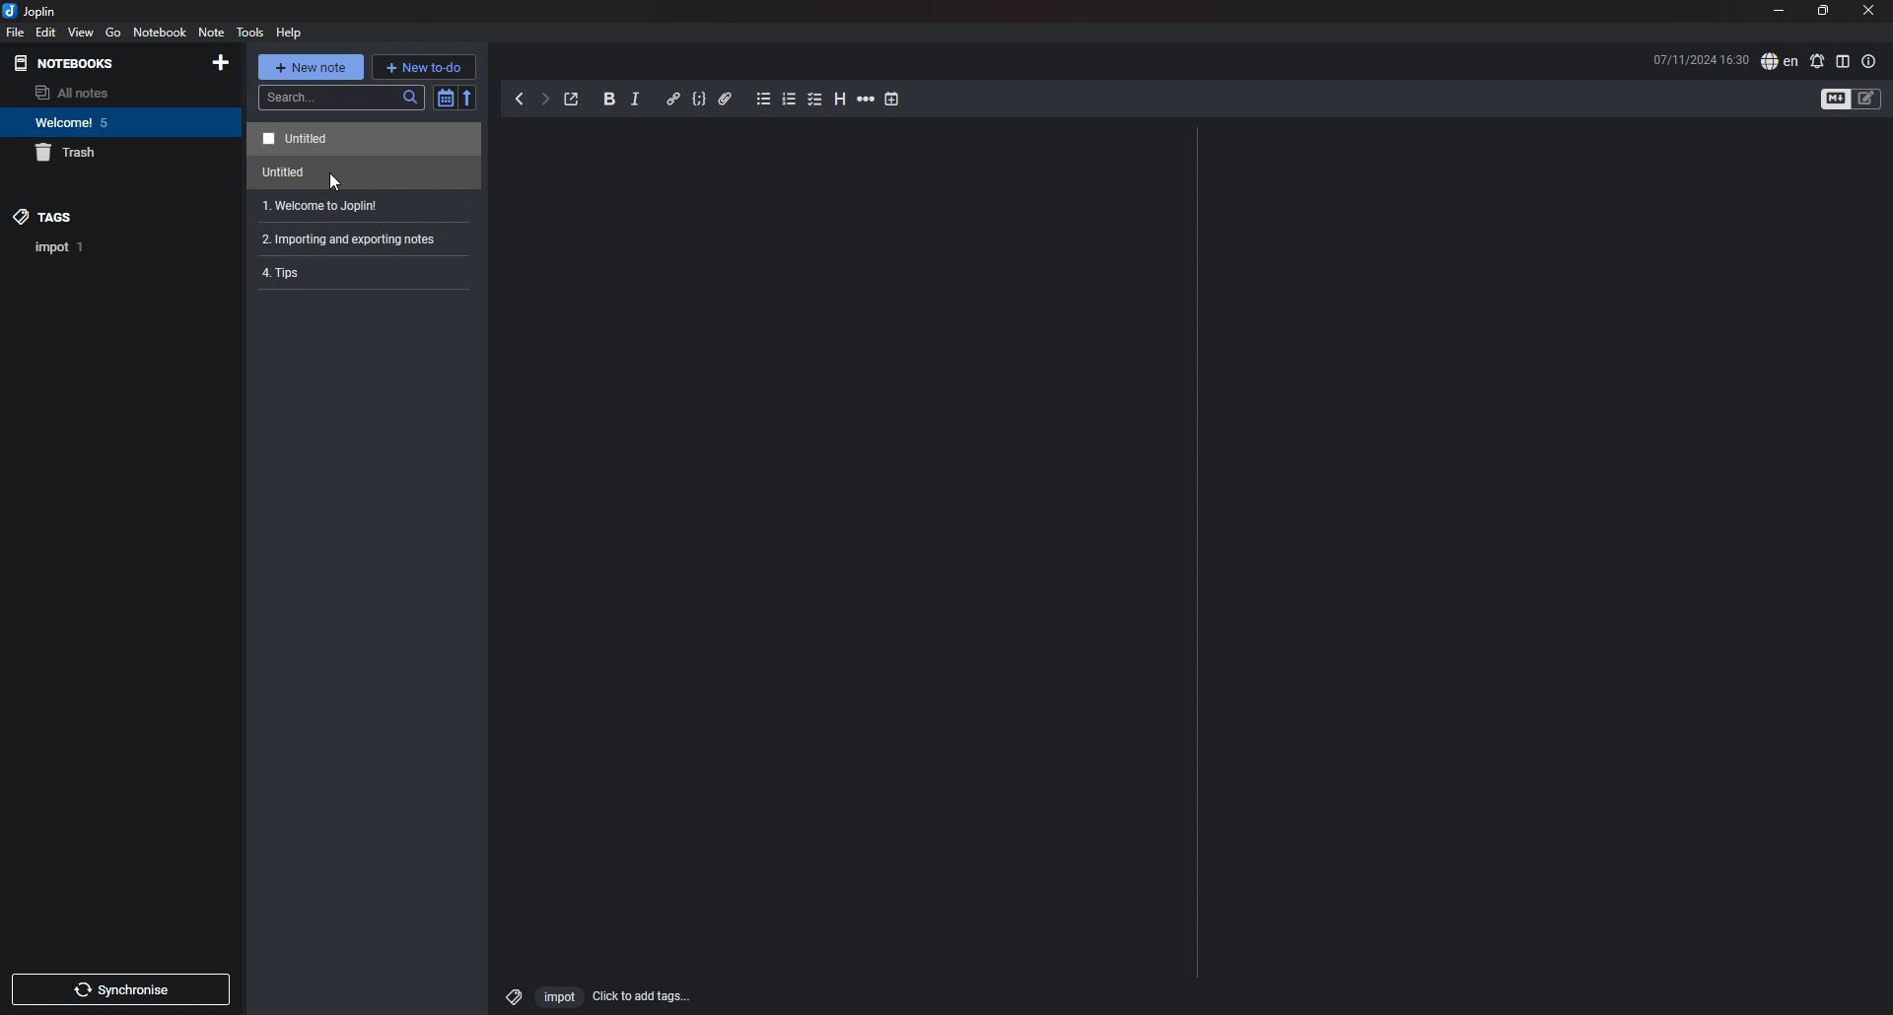  Describe the element at coordinates (424, 66) in the screenshot. I see `new todo` at that location.